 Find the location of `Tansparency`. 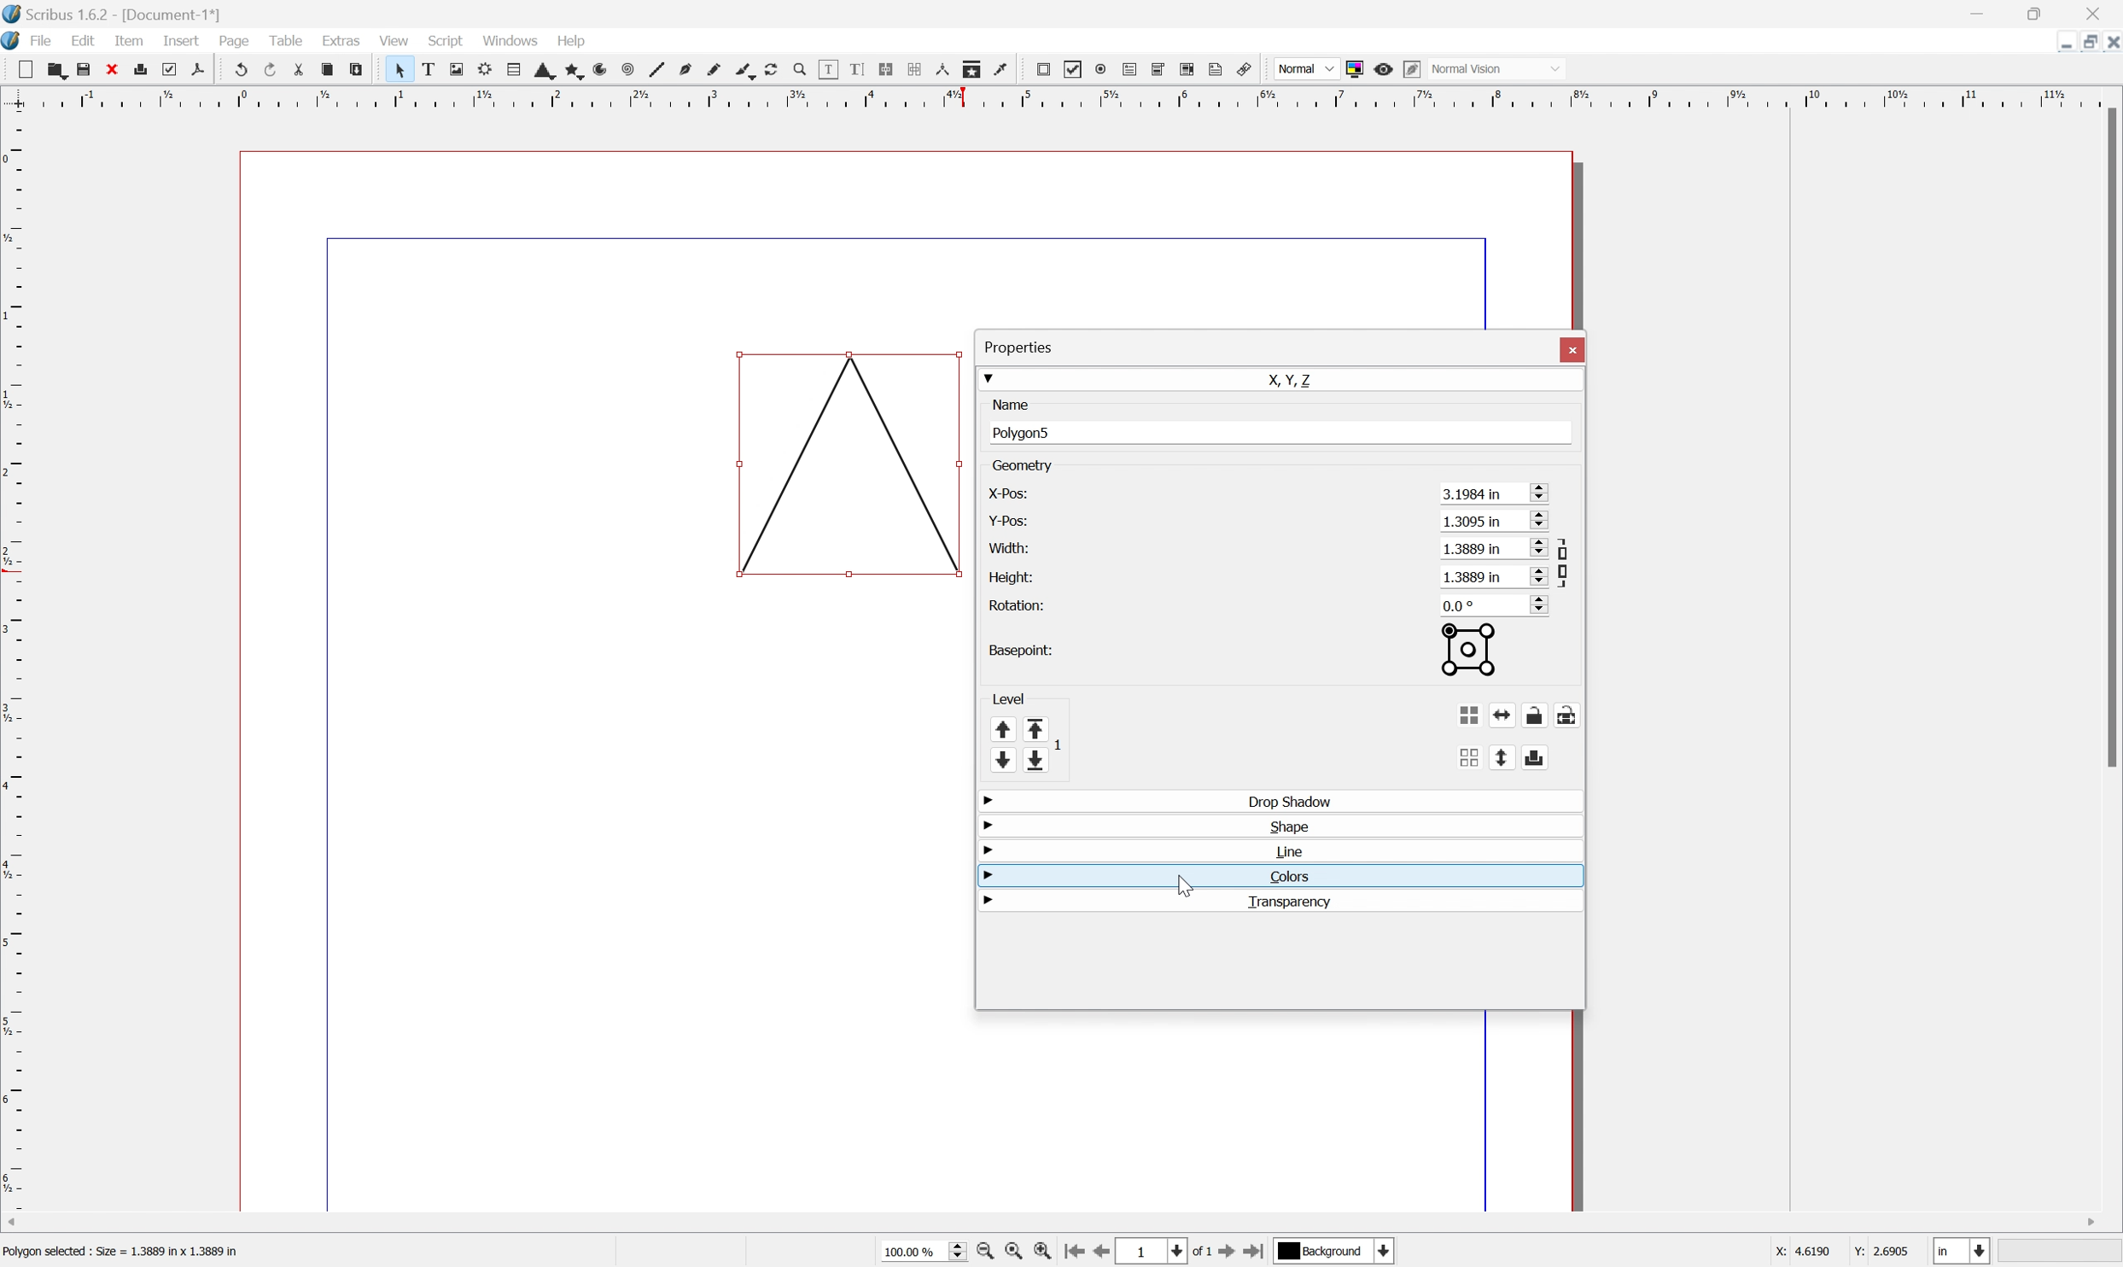

Tansparency is located at coordinates (1292, 902).